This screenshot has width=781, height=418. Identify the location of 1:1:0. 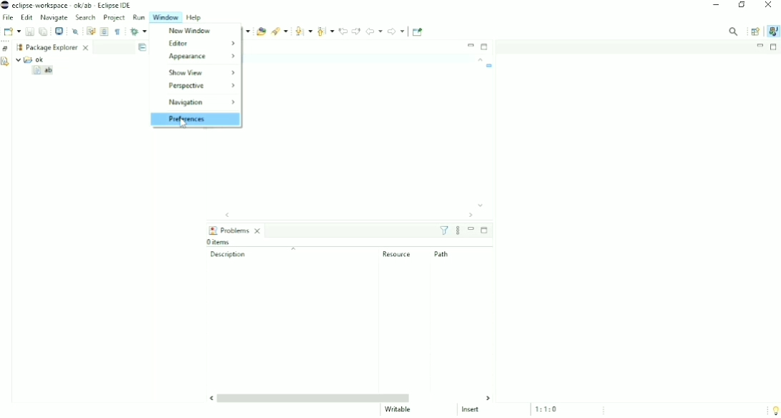
(551, 409).